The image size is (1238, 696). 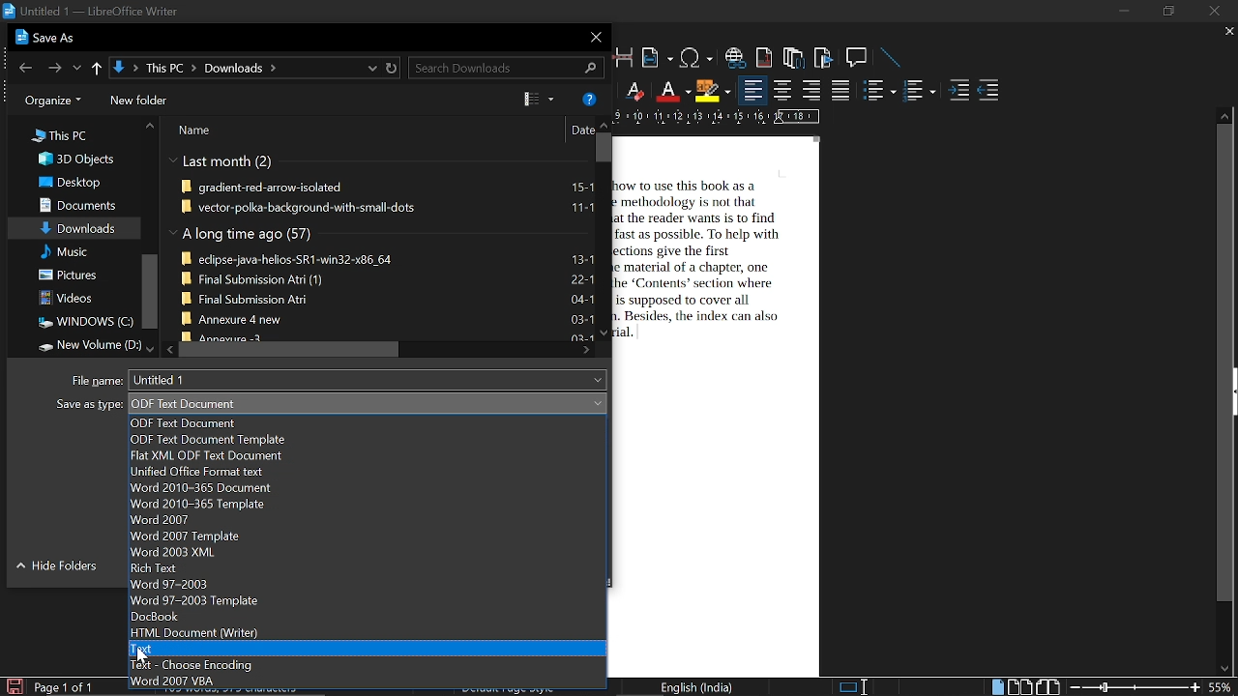 What do you see at coordinates (139, 101) in the screenshot?
I see `folders` at bounding box center [139, 101].